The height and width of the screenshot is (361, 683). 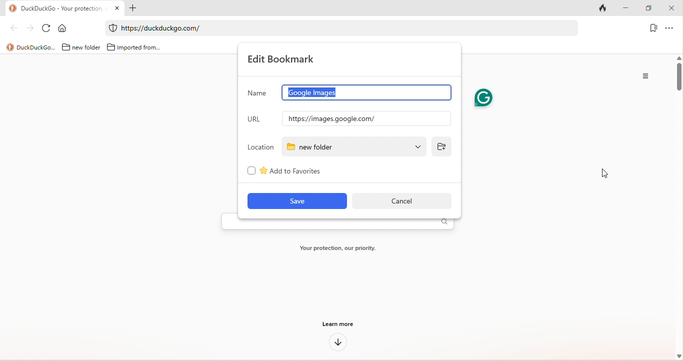 What do you see at coordinates (111, 28) in the screenshot?
I see `duckduckgo protection` at bounding box center [111, 28].